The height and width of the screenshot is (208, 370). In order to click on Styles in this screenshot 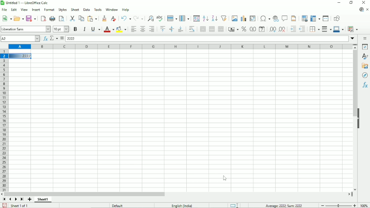, I will do `click(366, 57)`.